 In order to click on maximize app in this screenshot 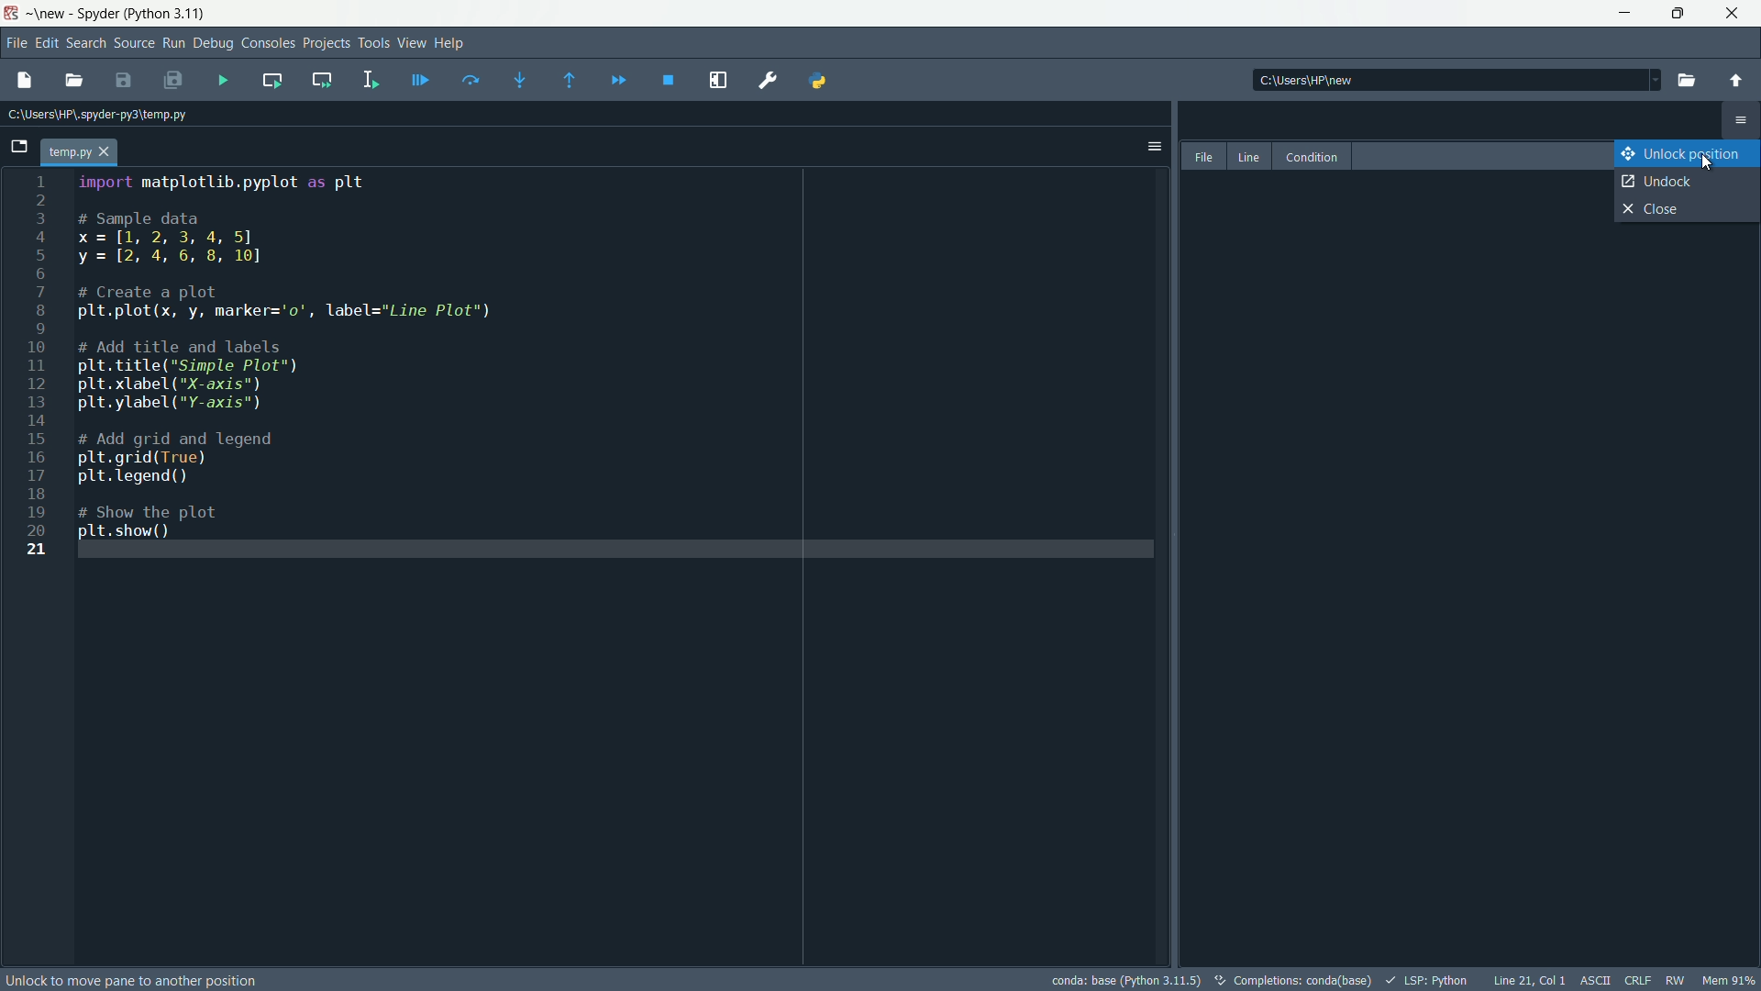, I will do `click(1735, 14)`.